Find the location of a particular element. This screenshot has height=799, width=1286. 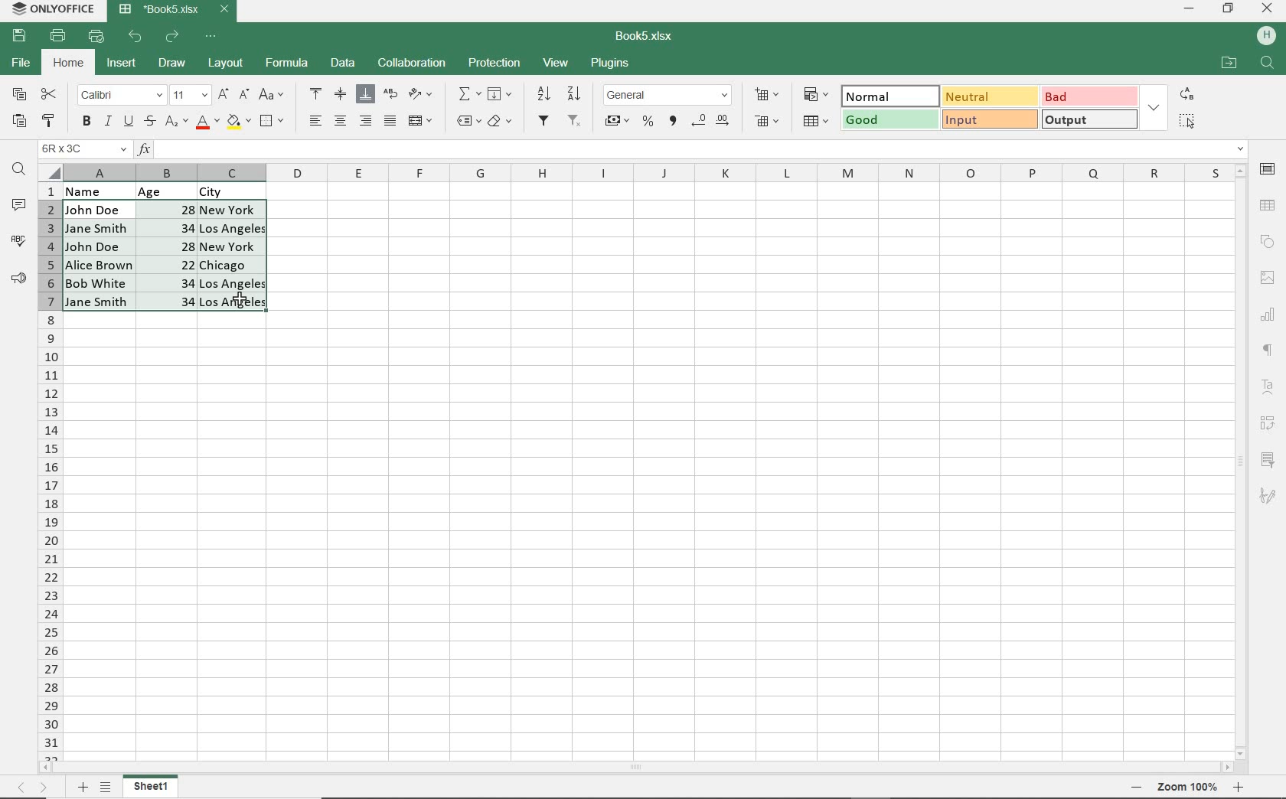

CHART is located at coordinates (1268, 314).